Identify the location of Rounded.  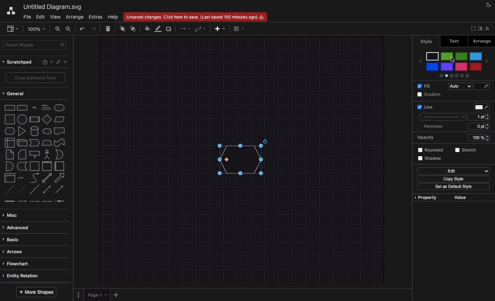
(431, 150).